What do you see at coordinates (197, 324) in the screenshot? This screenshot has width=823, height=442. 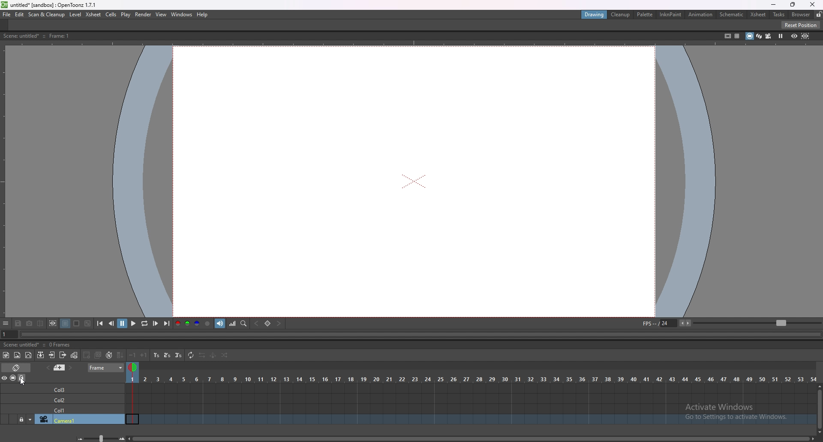 I see `blue` at bounding box center [197, 324].